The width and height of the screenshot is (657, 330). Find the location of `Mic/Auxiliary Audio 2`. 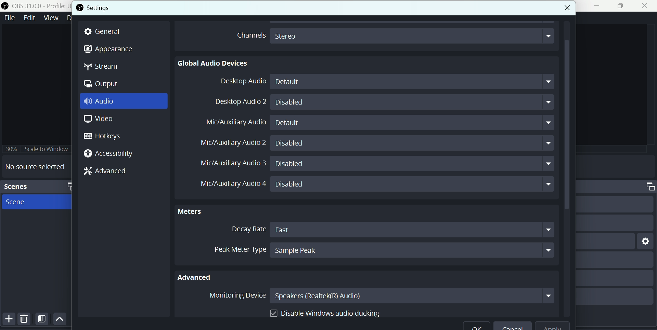

Mic/Auxiliary Audio 2 is located at coordinates (232, 142).